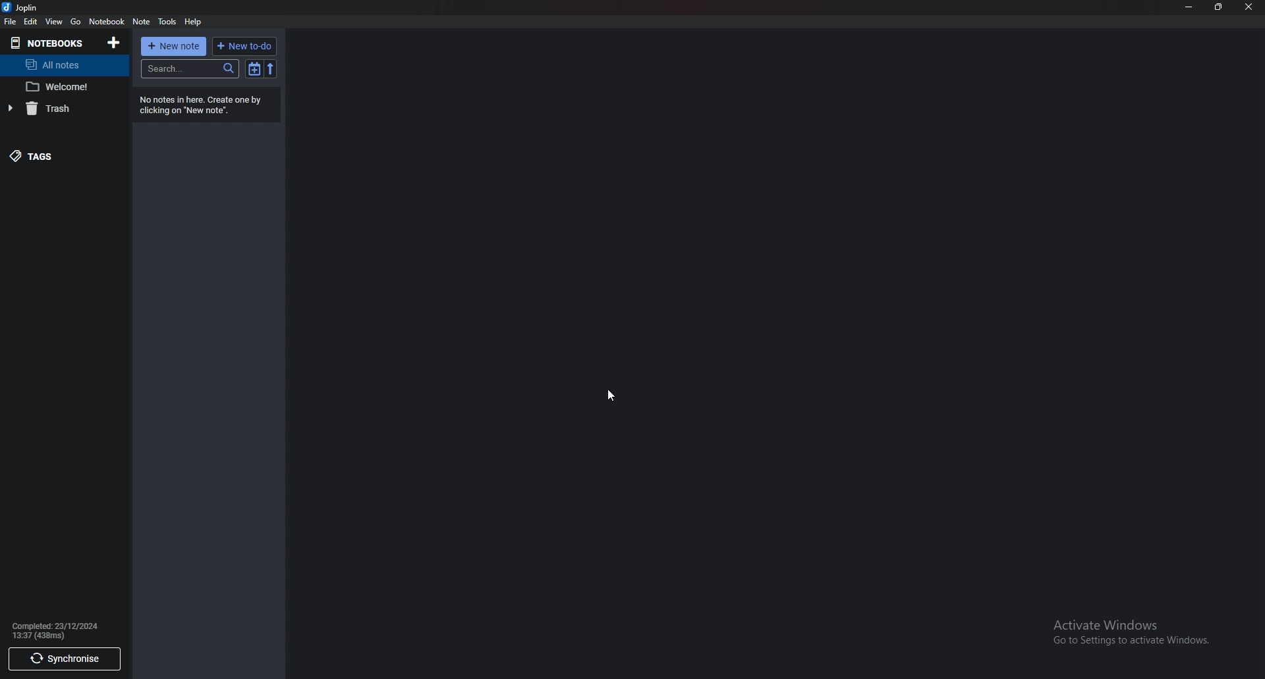 This screenshot has width=1265, height=679. What do you see at coordinates (108, 21) in the screenshot?
I see `Notebook` at bounding box center [108, 21].